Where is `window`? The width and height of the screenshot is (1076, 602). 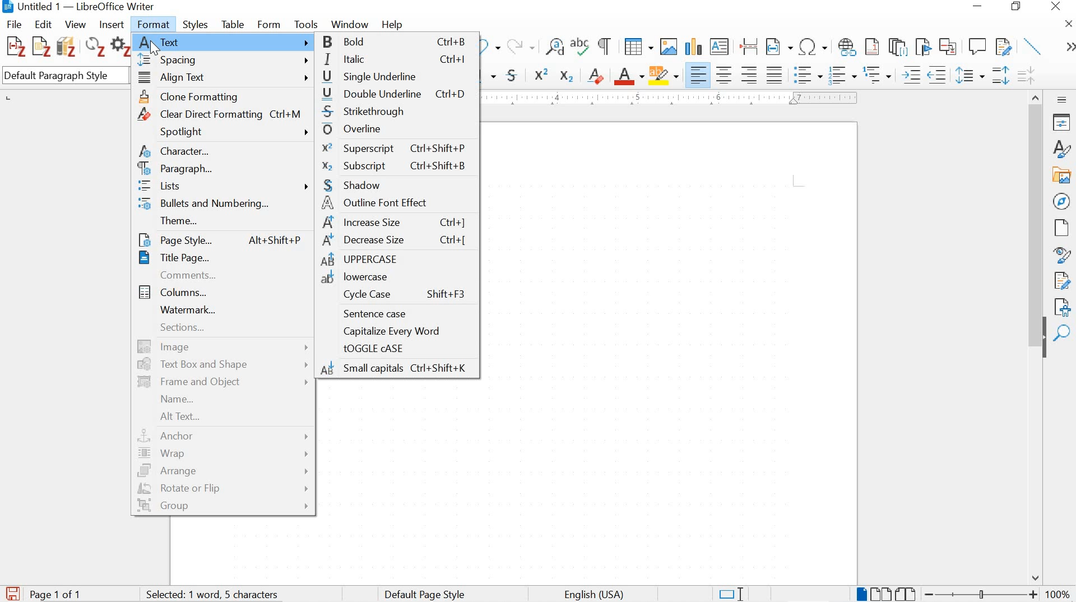
window is located at coordinates (349, 25).